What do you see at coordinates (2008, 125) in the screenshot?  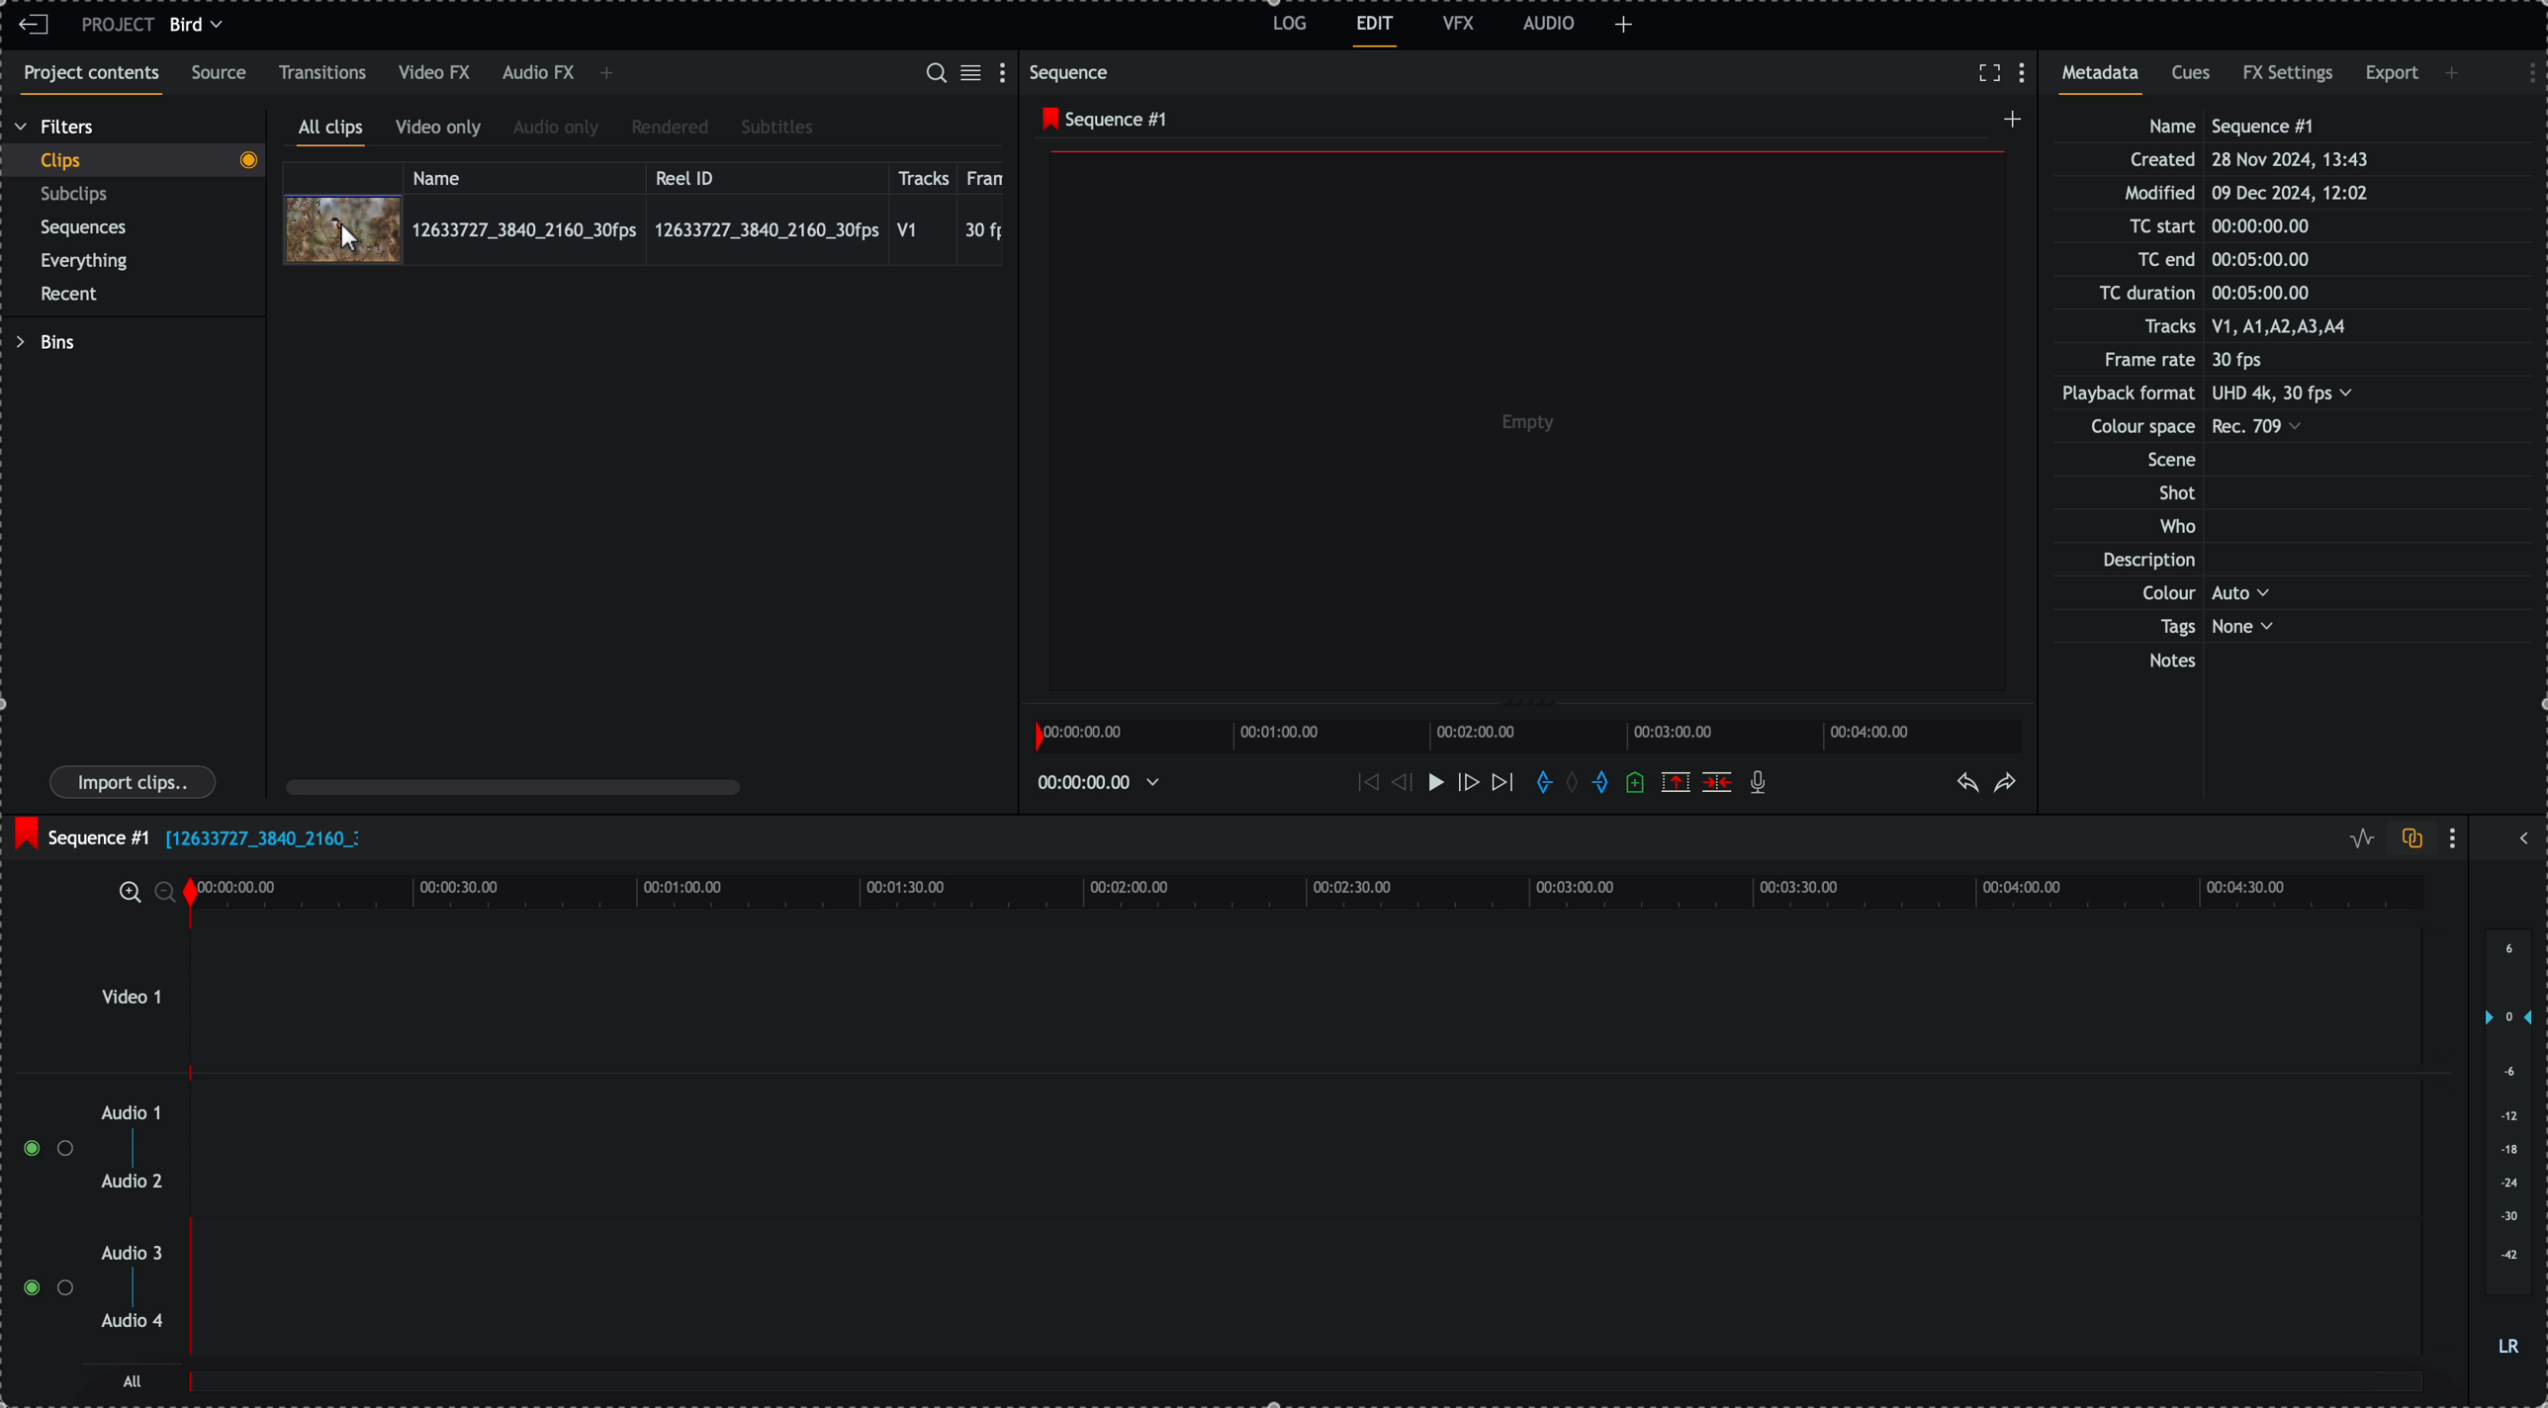 I see `create a new sequence` at bounding box center [2008, 125].